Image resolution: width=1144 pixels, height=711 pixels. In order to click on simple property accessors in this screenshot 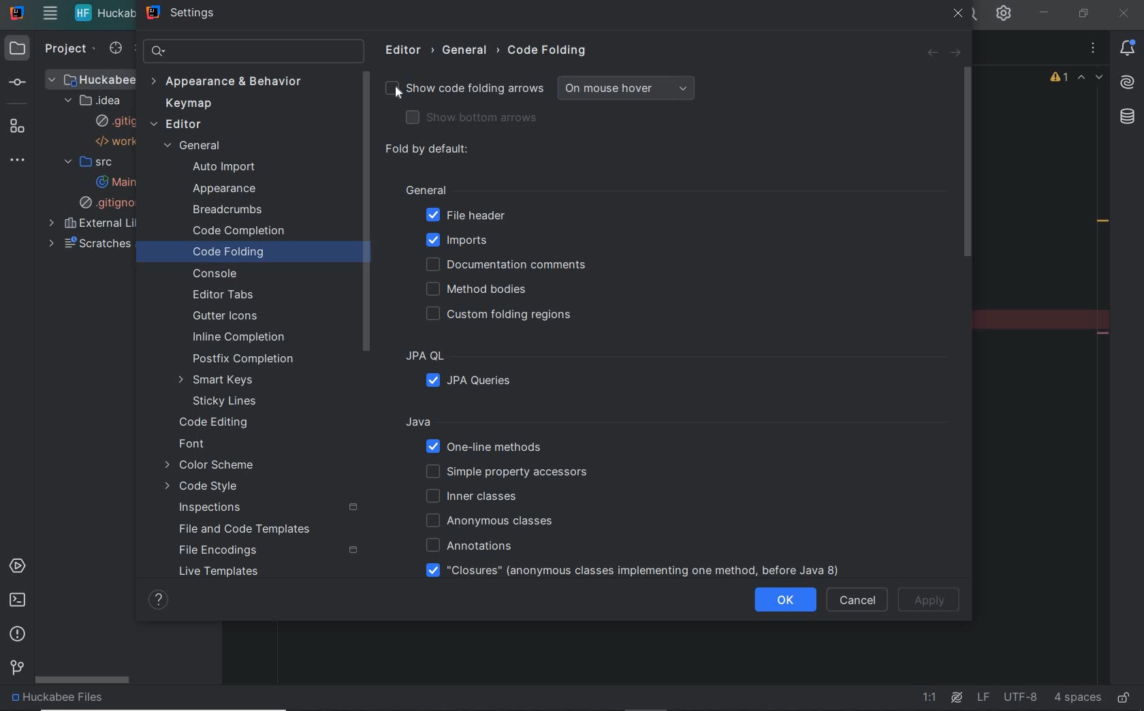, I will do `click(519, 473)`.